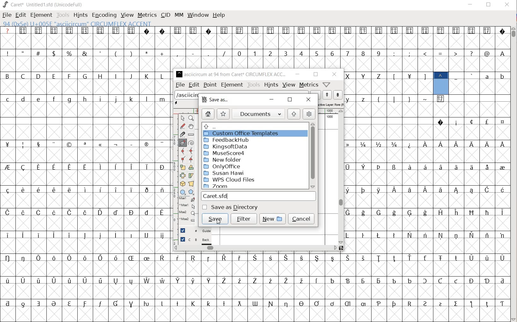  I want to click on MAGNIFY, so click(192, 118).